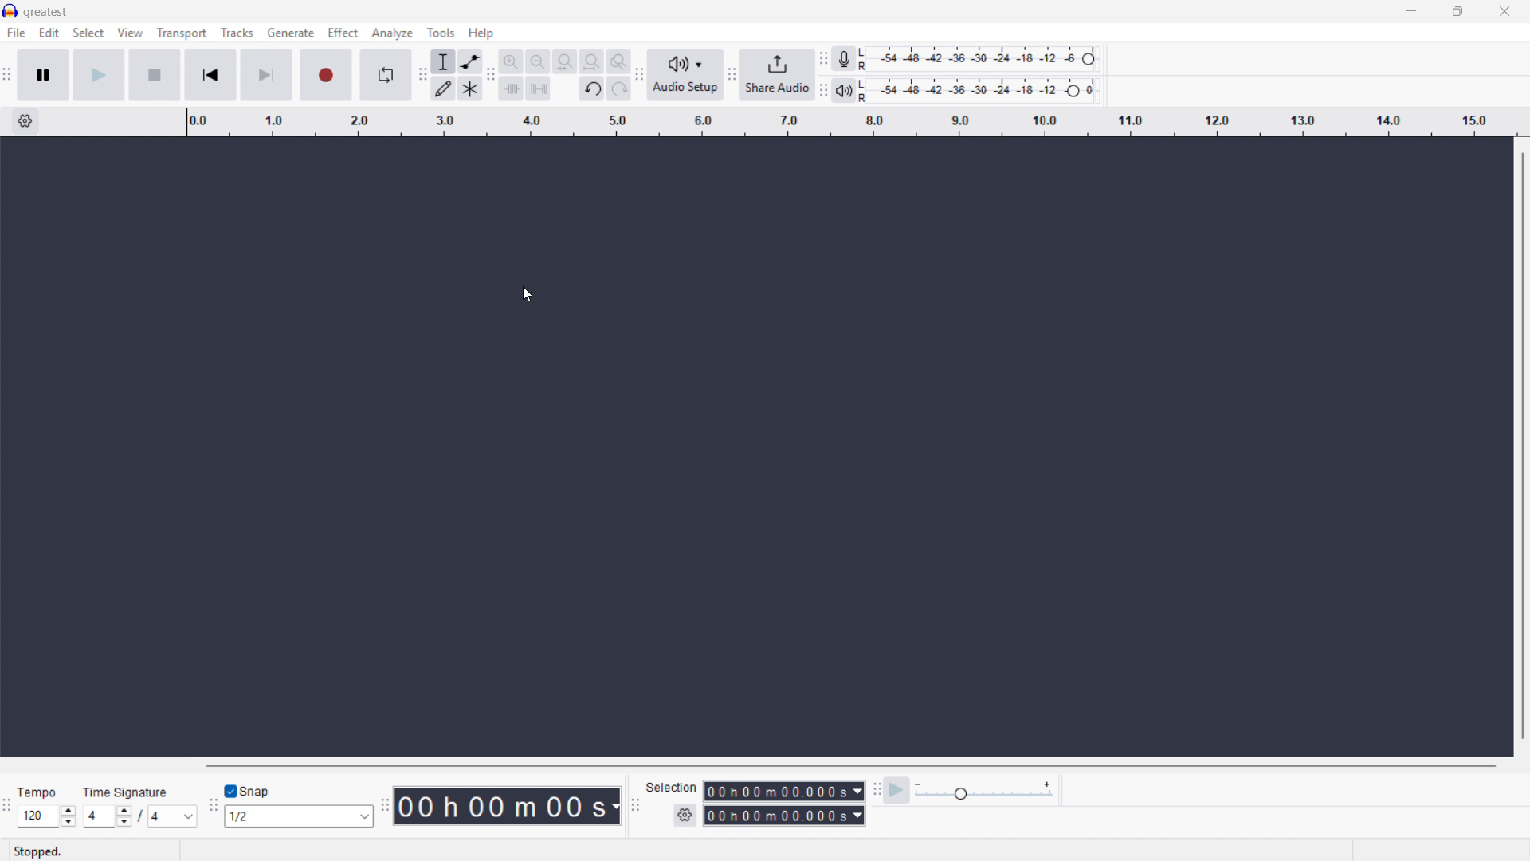  What do you see at coordinates (619, 88) in the screenshot?
I see `redo` at bounding box center [619, 88].